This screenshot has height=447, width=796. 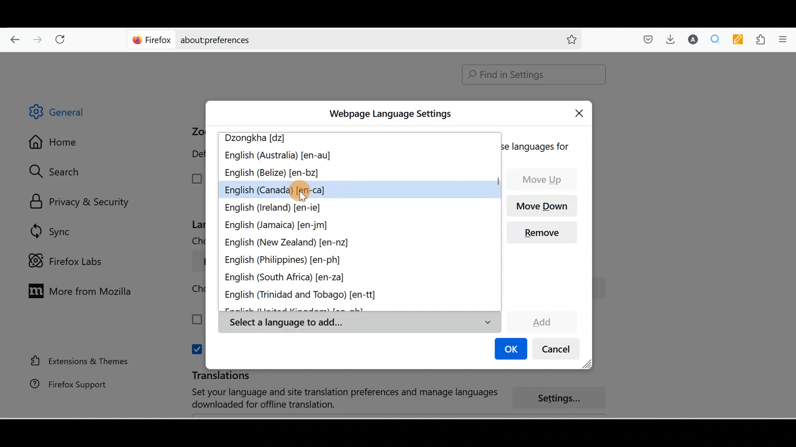 What do you see at coordinates (565, 39) in the screenshot?
I see `Bookmark this page` at bounding box center [565, 39].